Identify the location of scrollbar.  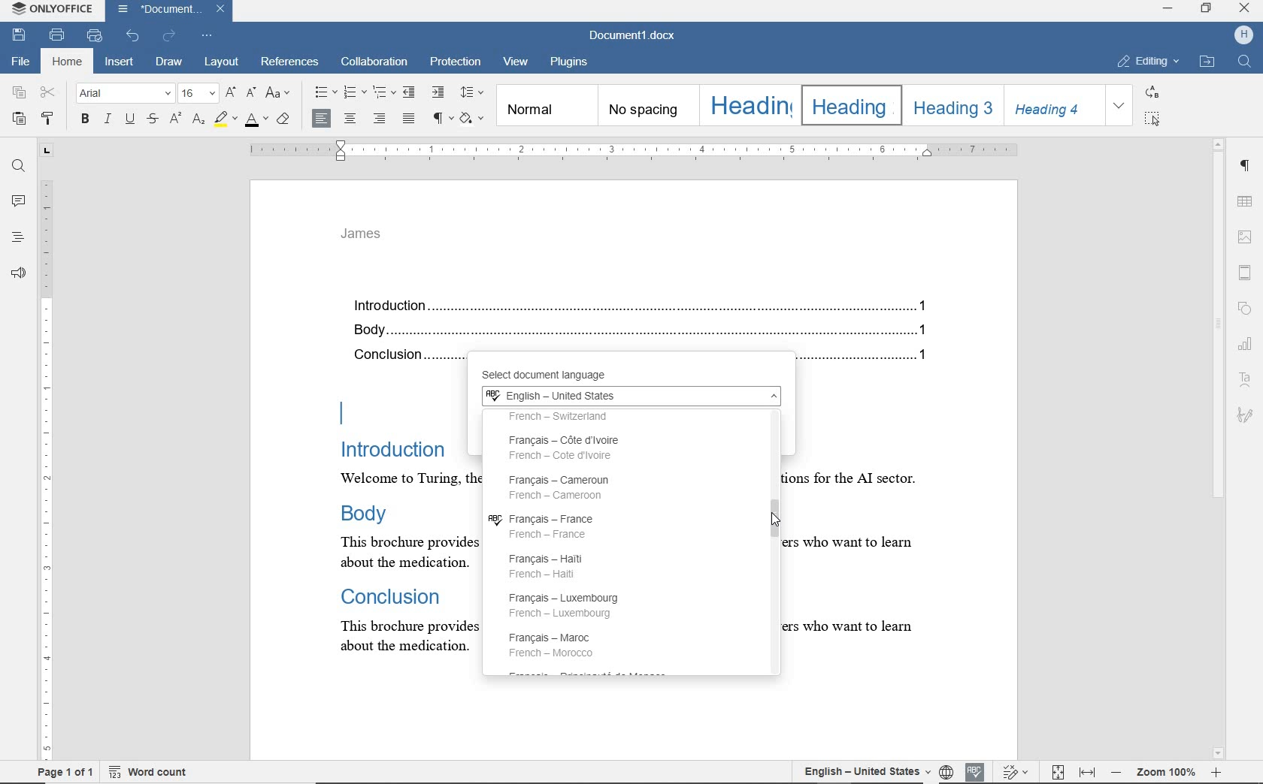
(1219, 448).